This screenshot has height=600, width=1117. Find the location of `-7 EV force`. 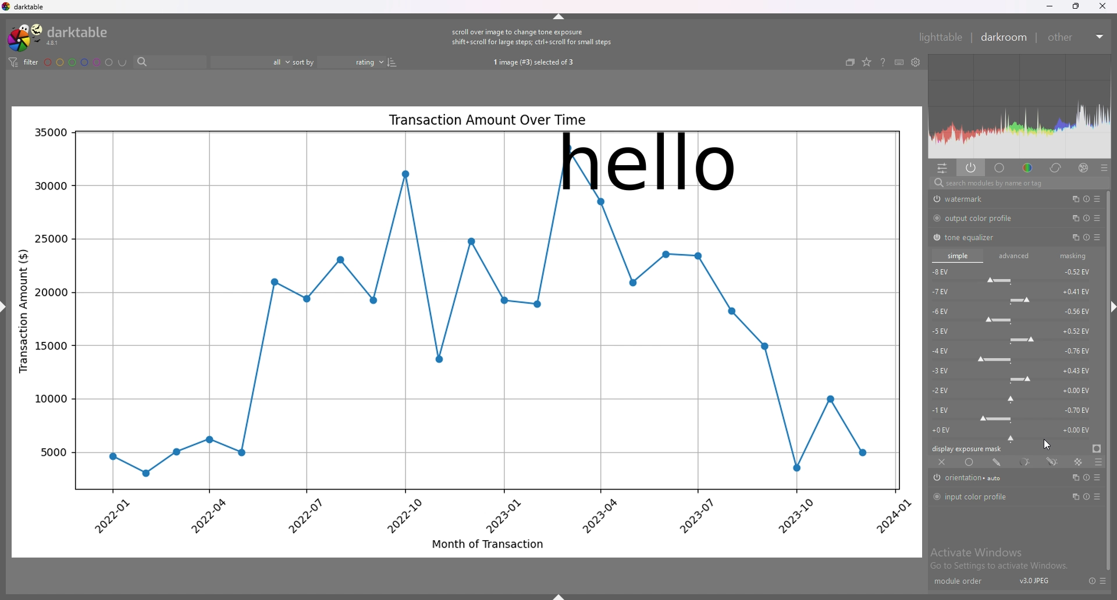

-7 EV force is located at coordinates (1012, 294).